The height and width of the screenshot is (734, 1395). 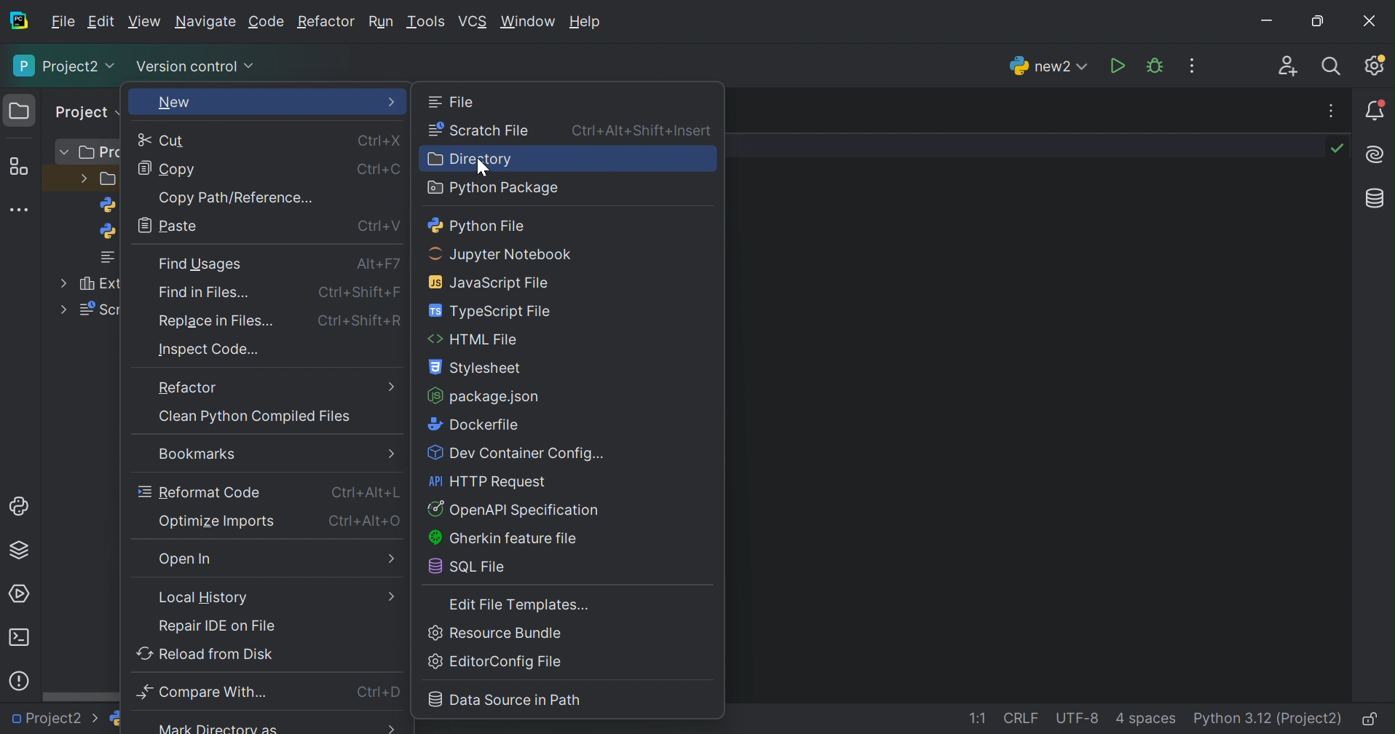 I want to click on Directory, so click(x=469, y=159).